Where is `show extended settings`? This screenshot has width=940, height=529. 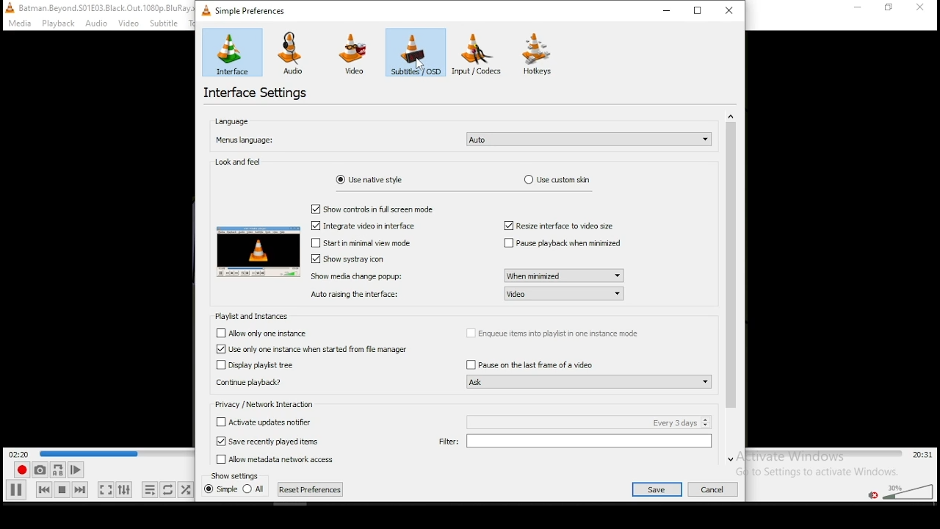 show extended settings is located at coordinates (126, 489).